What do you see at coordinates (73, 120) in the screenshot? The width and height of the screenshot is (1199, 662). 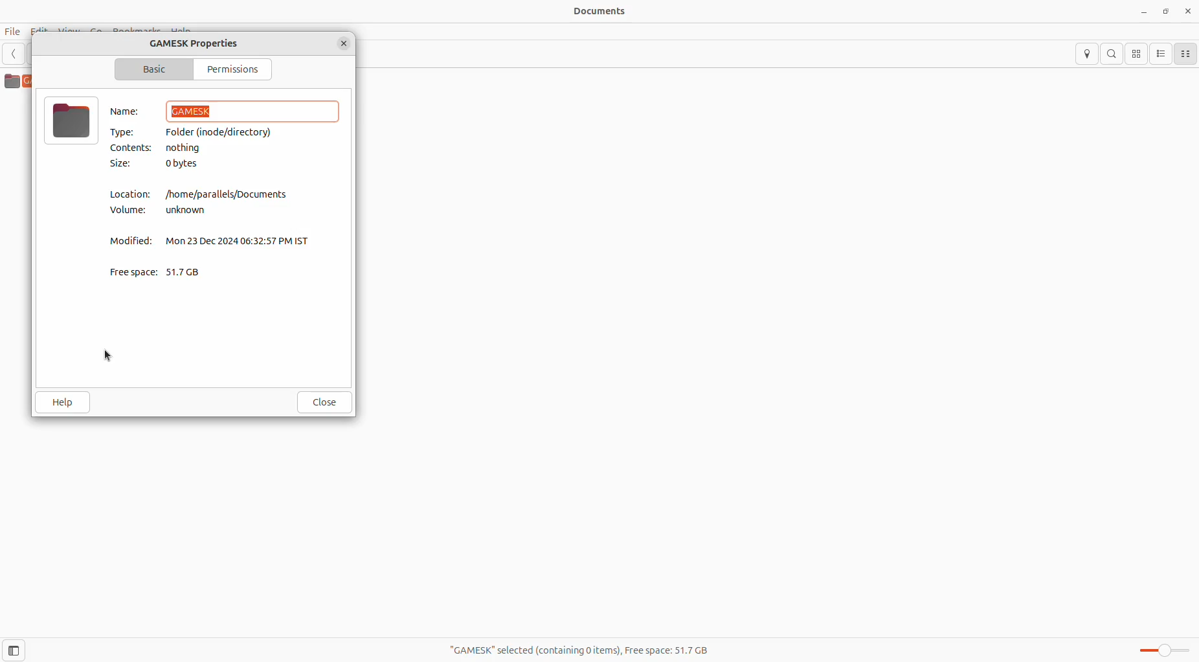 I see `file` at bounding box center [73, 120].